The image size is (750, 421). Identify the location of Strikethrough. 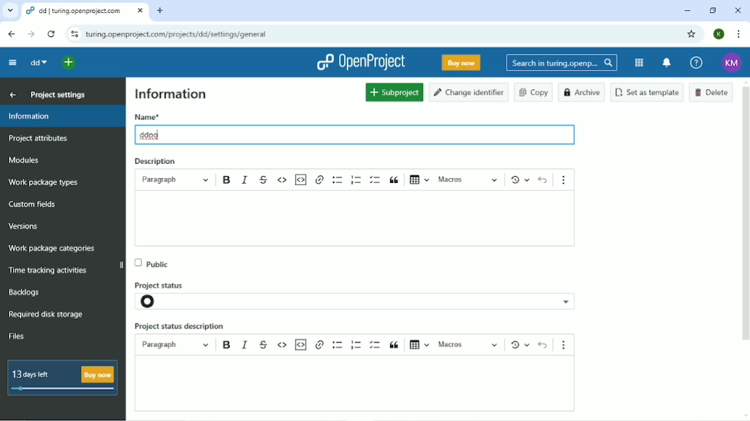
(263, 179).